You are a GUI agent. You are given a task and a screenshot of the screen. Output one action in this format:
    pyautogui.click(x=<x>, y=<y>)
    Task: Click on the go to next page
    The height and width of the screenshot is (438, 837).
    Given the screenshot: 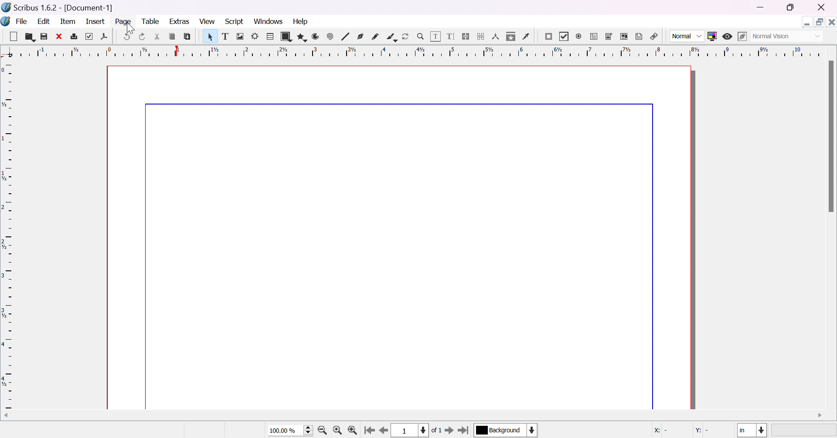 What is the action you would take?
    pyautogui.click(x=449, y=431)
    